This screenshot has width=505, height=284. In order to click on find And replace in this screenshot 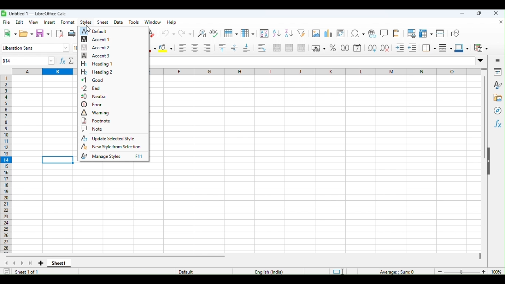, I will do `click(202, 32)`.